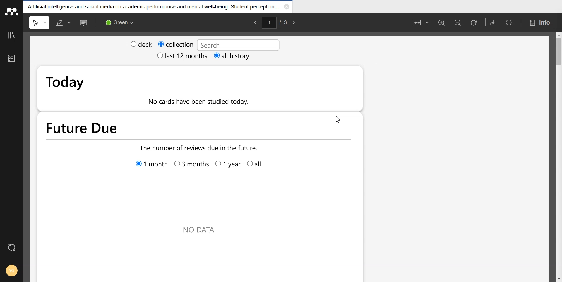 This screenshot has height=282, width=562. What do you see at coordinates (288, 7) in the screenshot?
I see `close` at bounding box center [288, 7].